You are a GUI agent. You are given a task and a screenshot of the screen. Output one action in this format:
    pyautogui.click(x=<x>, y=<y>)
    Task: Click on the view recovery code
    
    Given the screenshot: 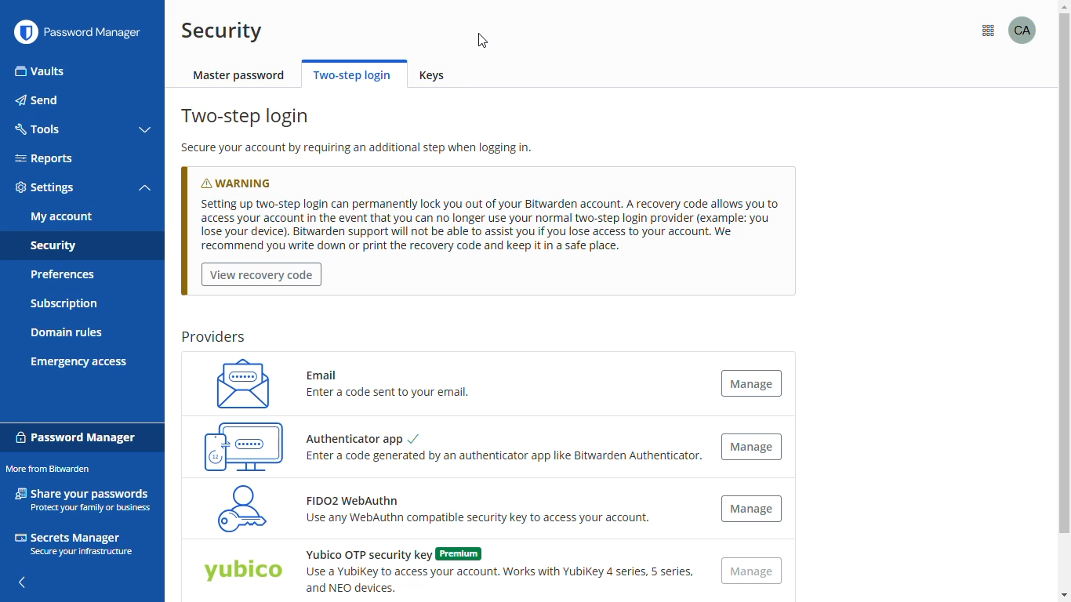 What is the action you would take?
    pyautogui.click(x=262, y=275)
    